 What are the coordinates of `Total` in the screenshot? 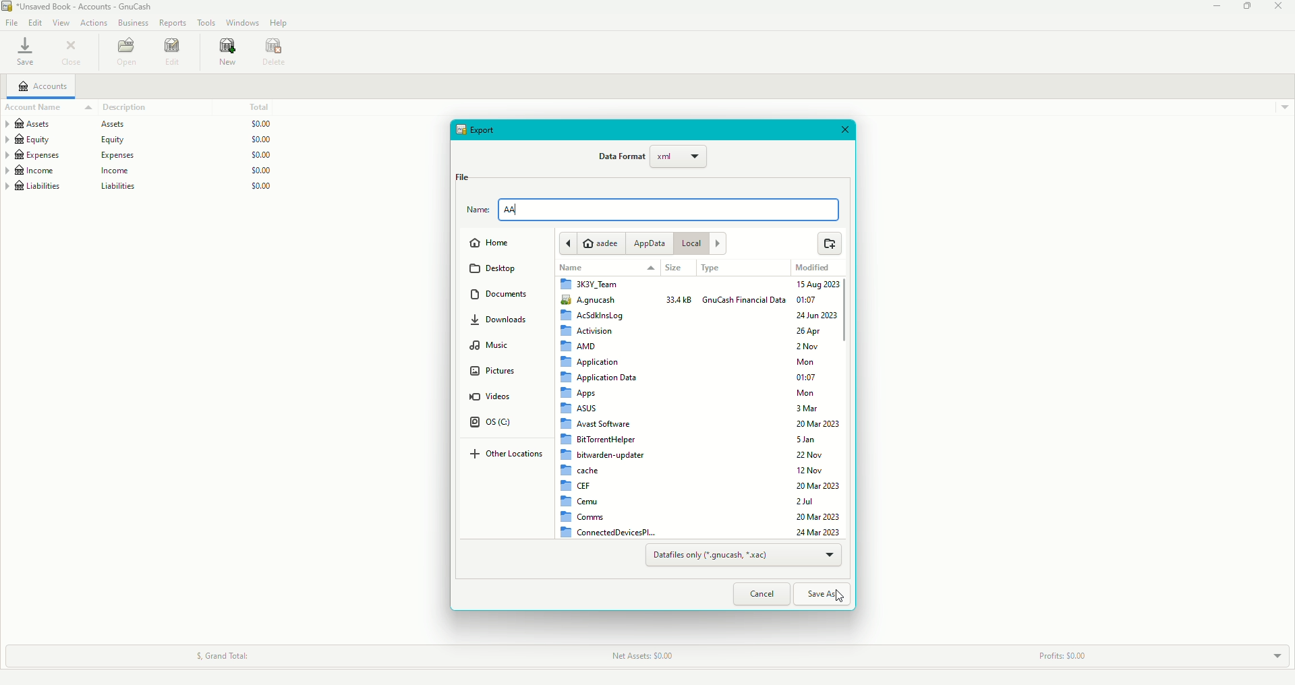 It's located at (262, 105).